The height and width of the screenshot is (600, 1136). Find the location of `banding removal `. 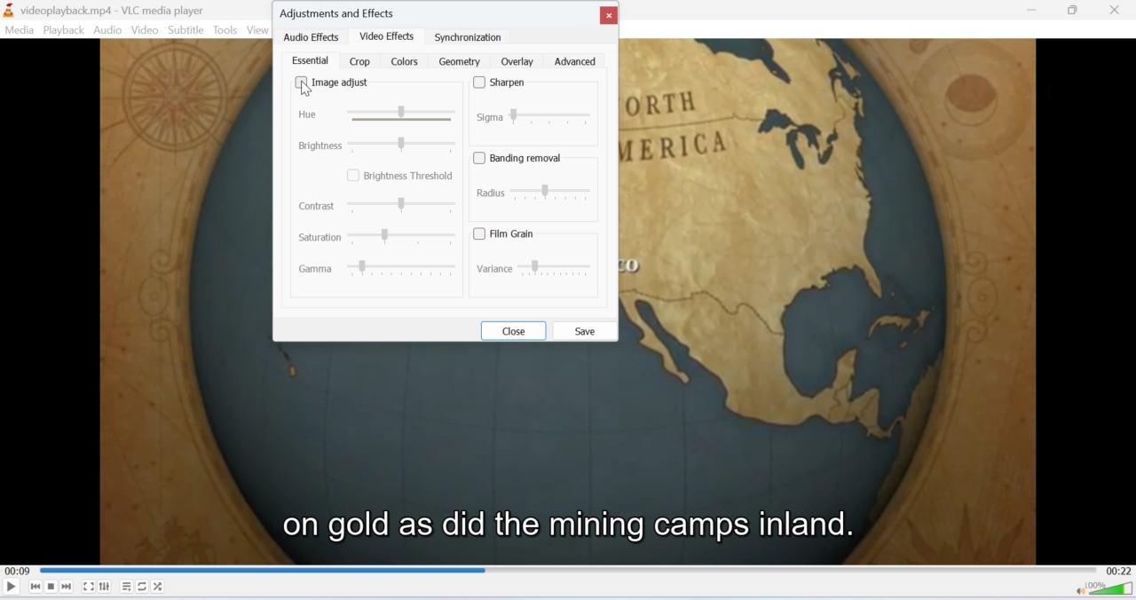

banding removal  is located at coordinates (521, 158).